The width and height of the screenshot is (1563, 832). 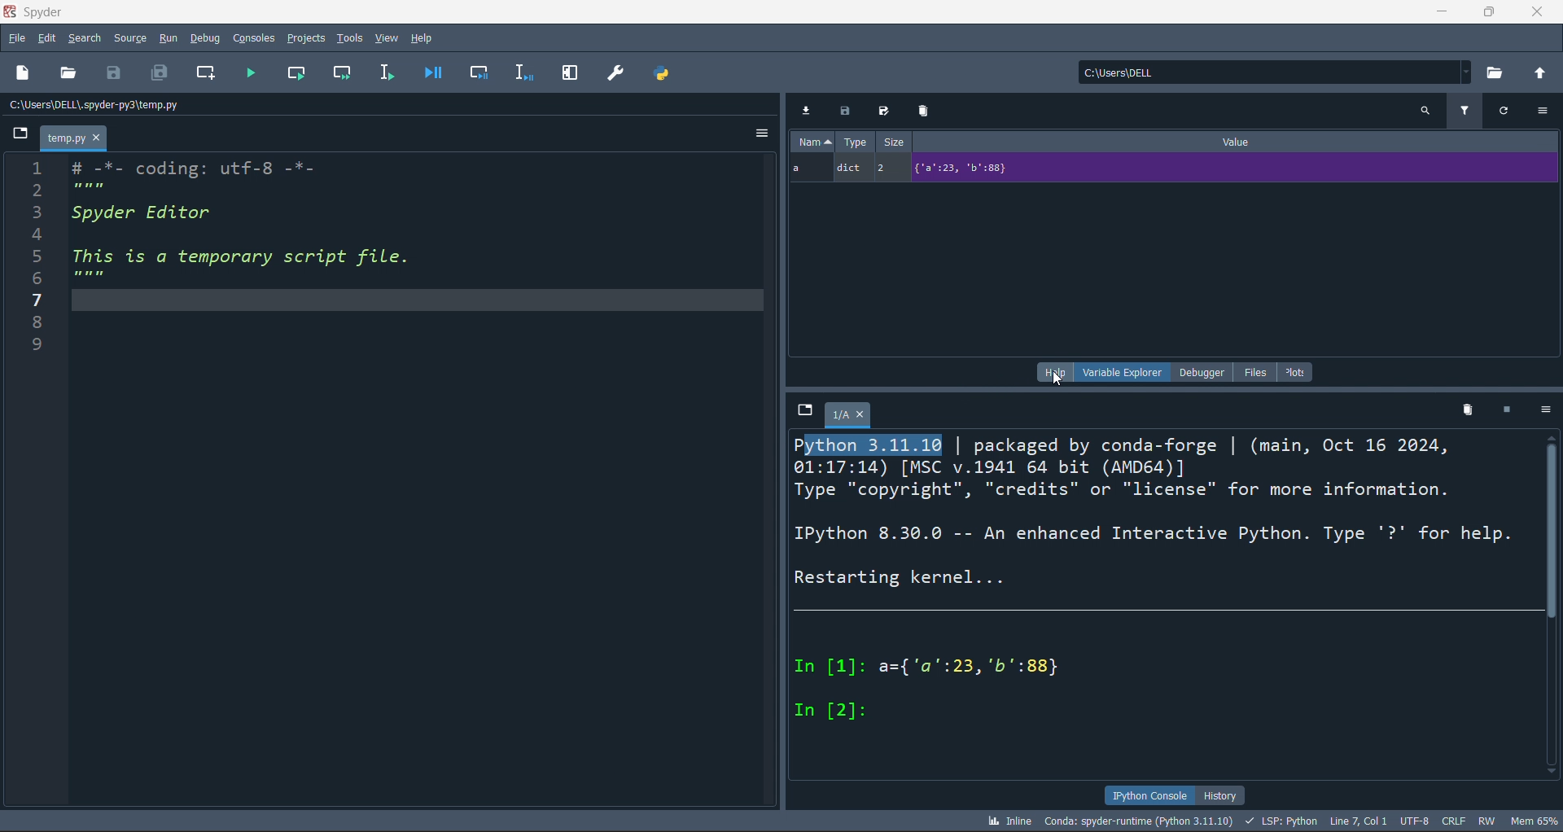 I want to click on save all, so click(x=155, y=74).